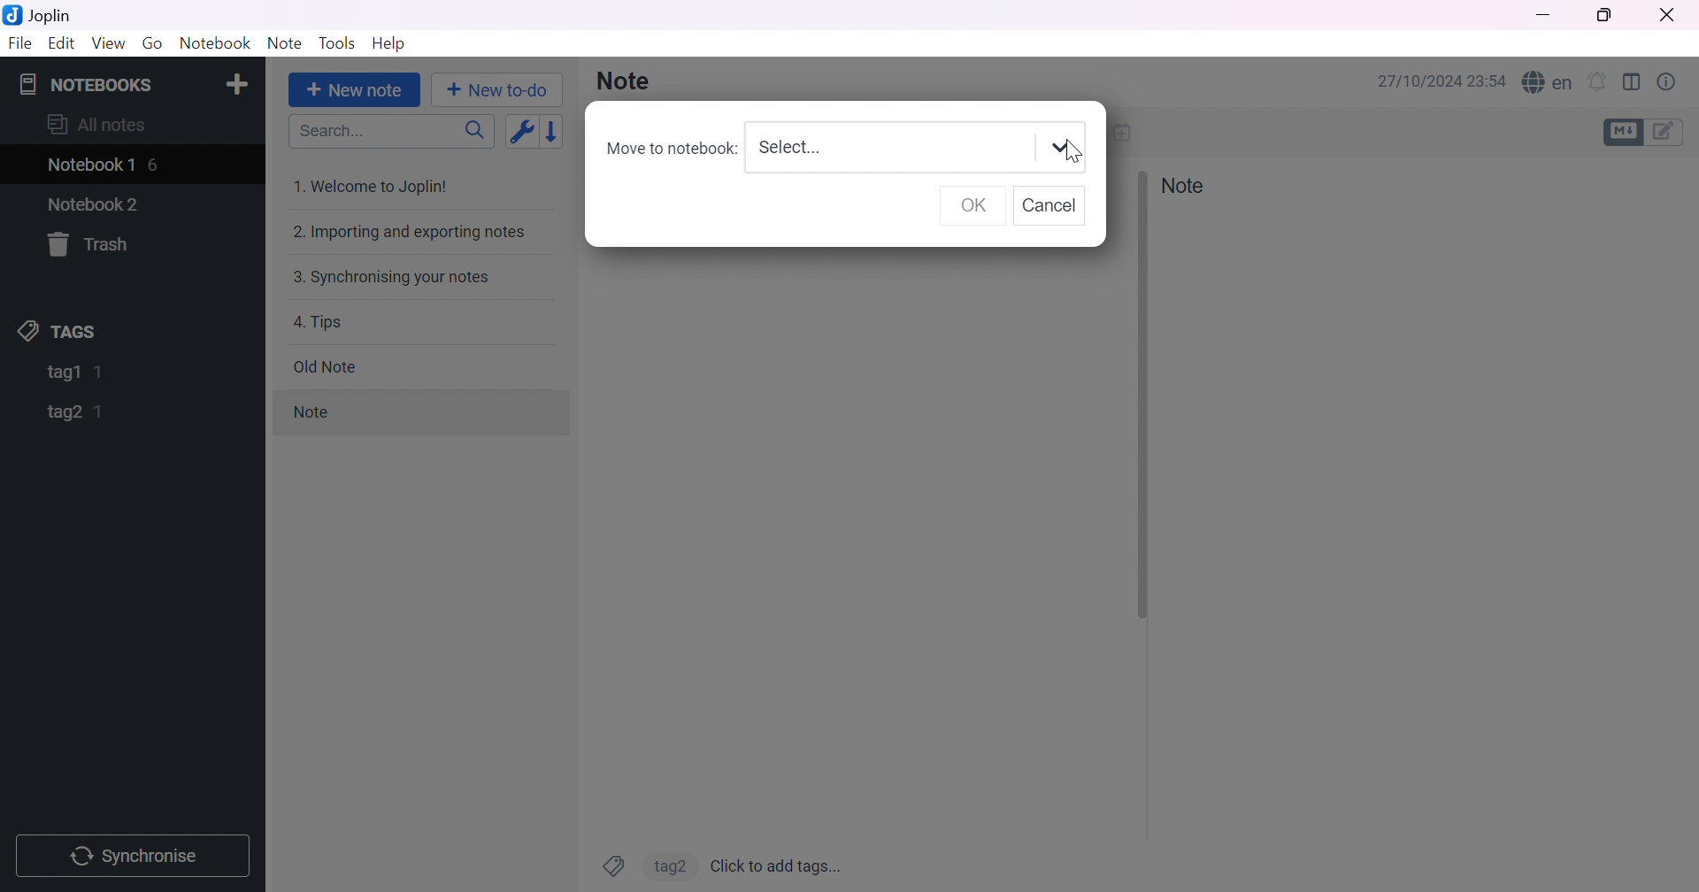  Describe the element at coordinates (96, 123) in the screenshot. I see `All notes` at that location.